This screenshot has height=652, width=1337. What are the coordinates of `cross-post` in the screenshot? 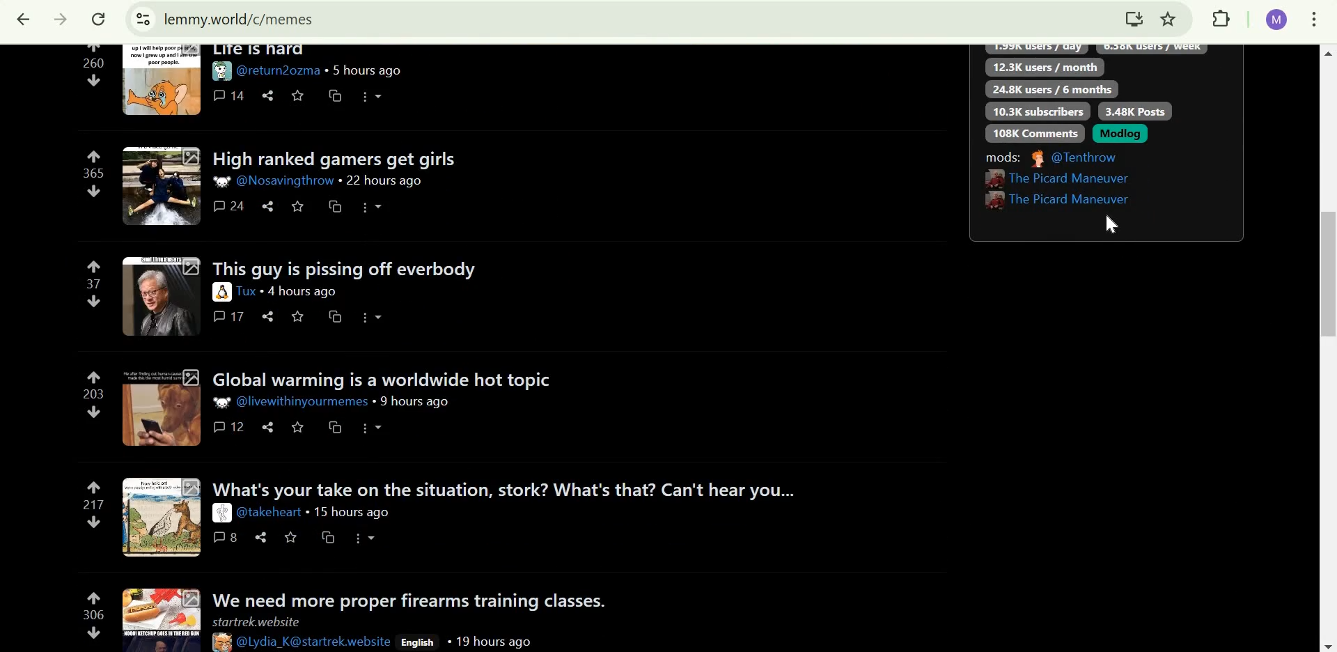 It's located at (328, 538).